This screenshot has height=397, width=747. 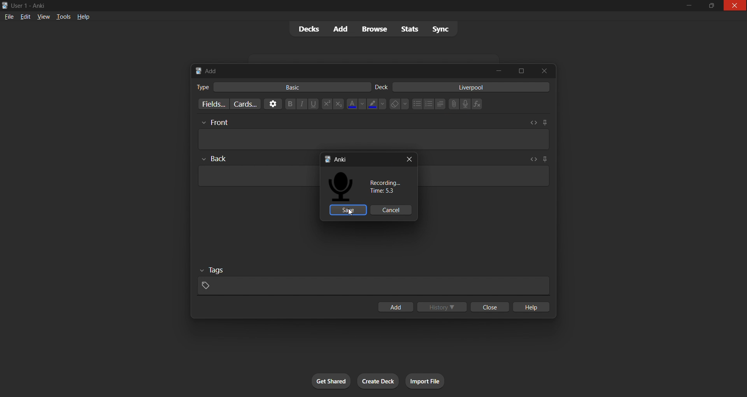 I want to click on insert file, so click(x=451, y=103).